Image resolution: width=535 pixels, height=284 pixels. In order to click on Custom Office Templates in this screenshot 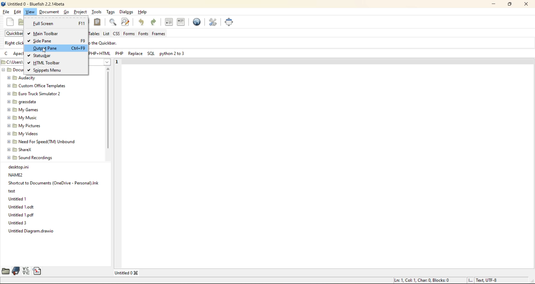, I will do `click(38, 86)`.